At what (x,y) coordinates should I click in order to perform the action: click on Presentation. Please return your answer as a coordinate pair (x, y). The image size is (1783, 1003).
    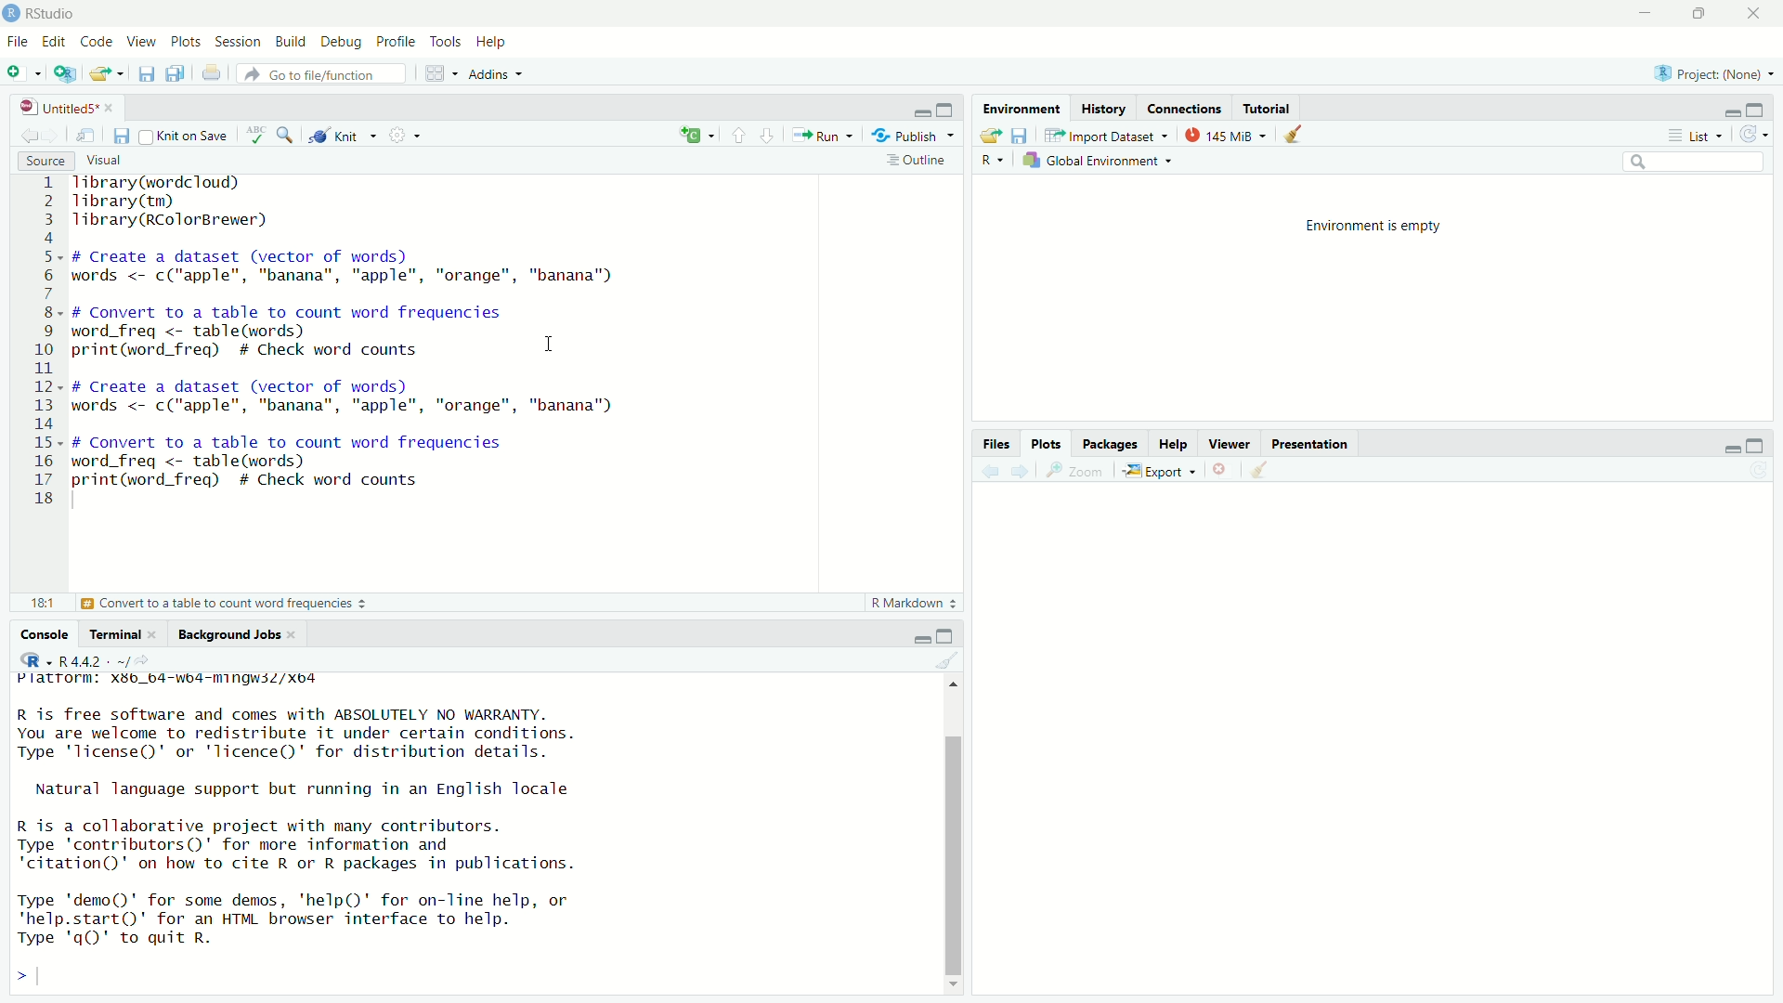
    Looking at the image, I should click on (1309, 442).